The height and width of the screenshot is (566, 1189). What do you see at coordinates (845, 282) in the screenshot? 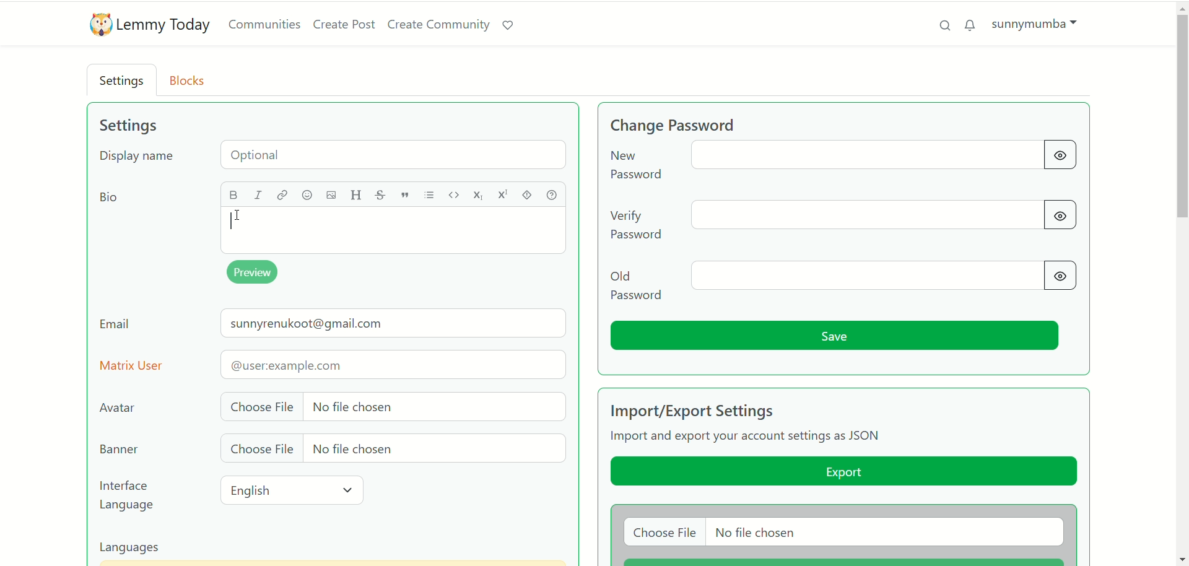
I see `old password` at bounding box center [845, 282].